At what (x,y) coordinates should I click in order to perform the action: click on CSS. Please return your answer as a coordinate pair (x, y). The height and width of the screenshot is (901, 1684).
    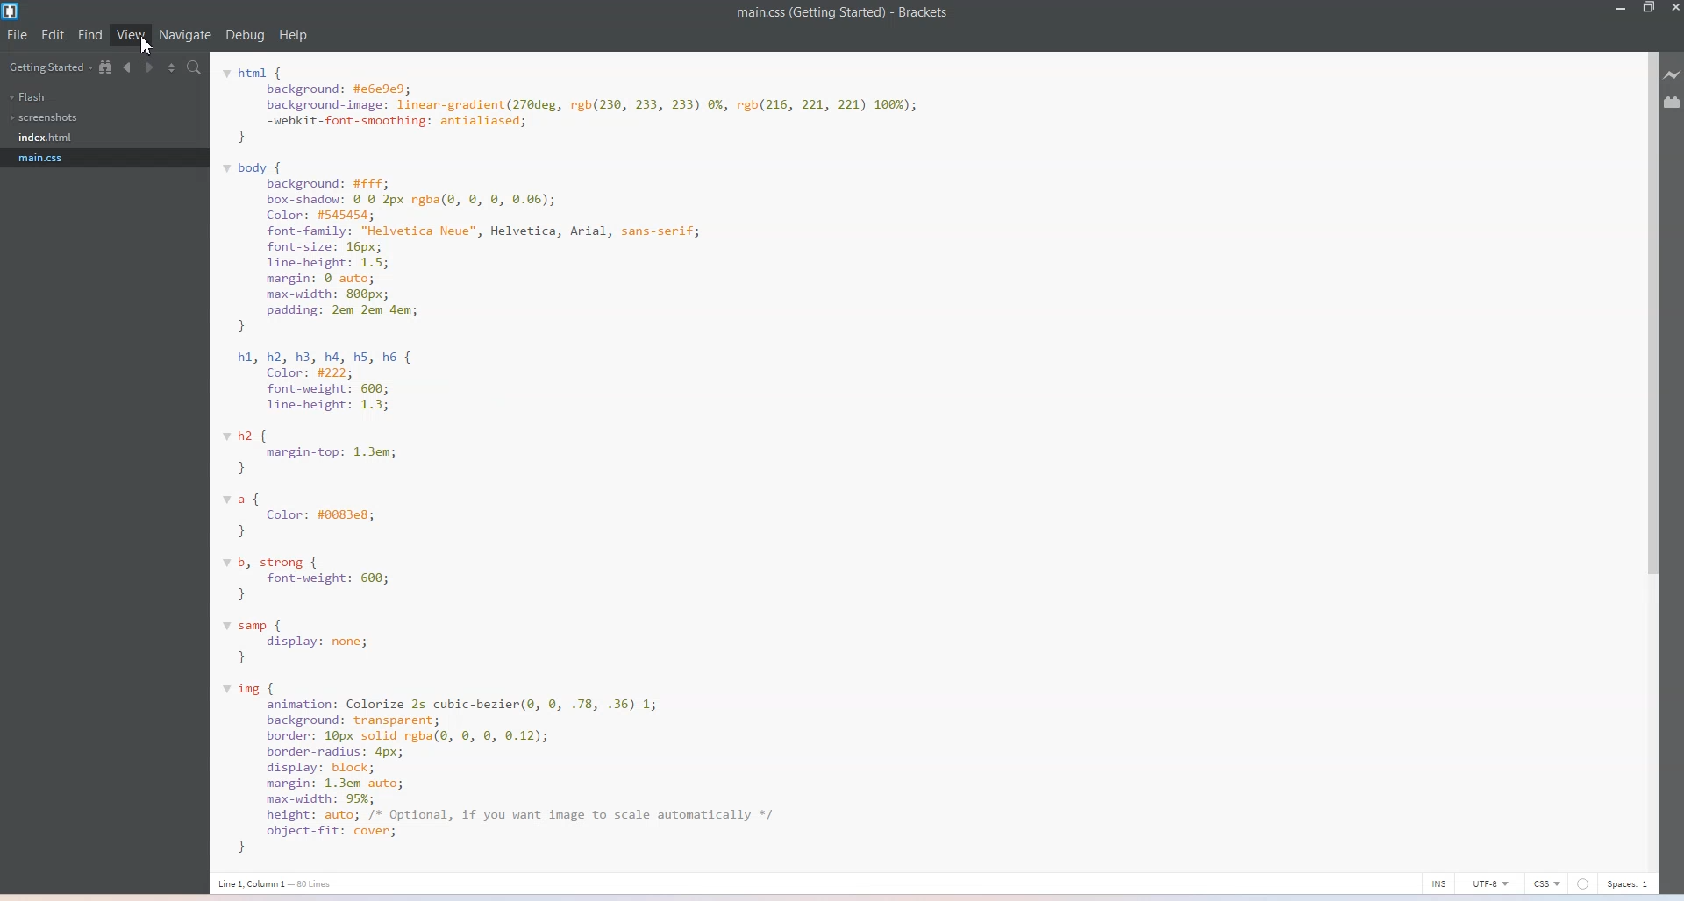
    Looking at the image, I should click on (1547, 883).